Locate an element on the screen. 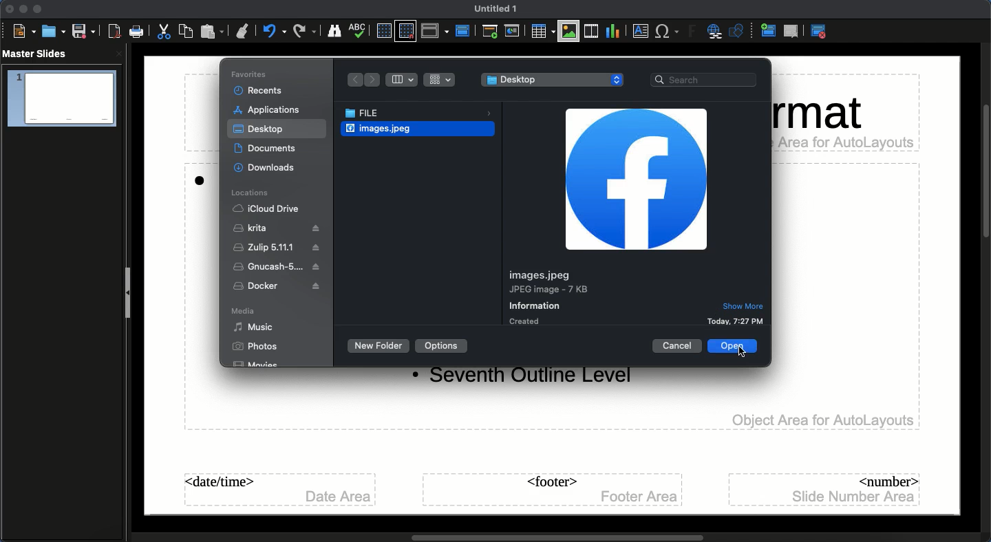 This screenshot has height=542, width=991. Open is located at coordinates (52, 32).